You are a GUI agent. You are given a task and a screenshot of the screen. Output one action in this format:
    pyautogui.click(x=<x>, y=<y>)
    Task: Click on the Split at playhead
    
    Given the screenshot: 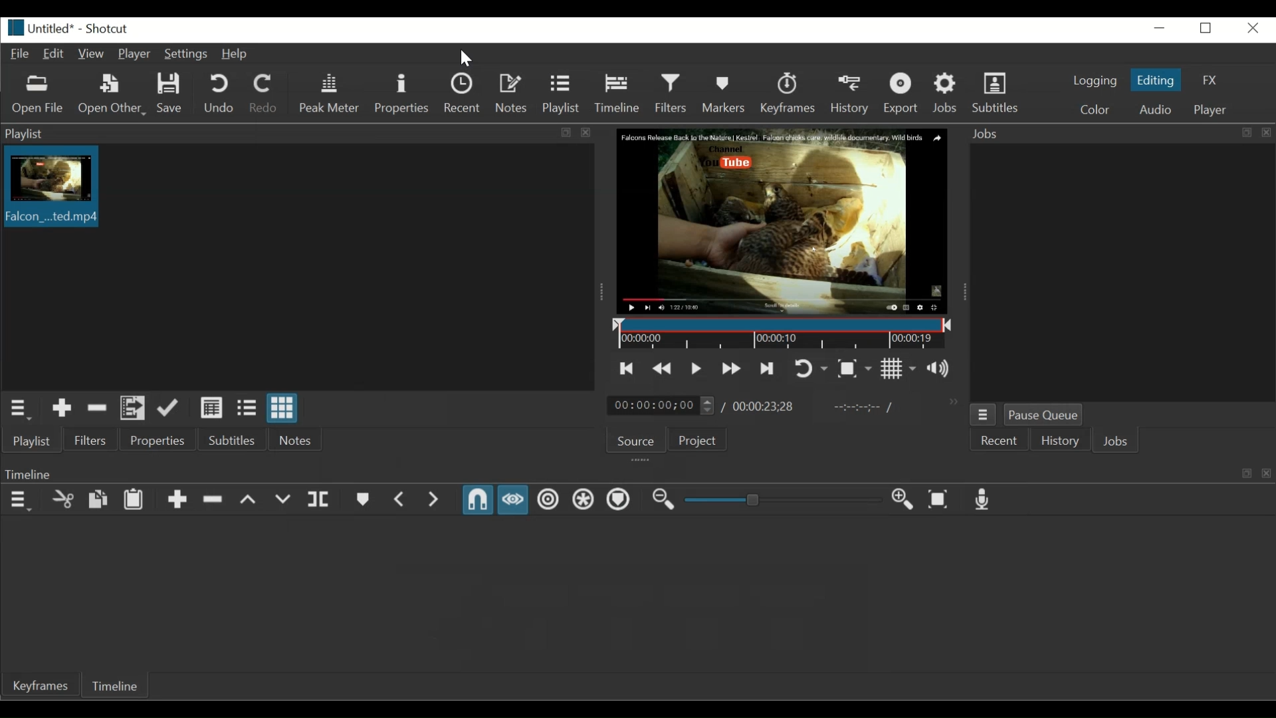 What is the action you would take?
    pyautogui.click(x=318, y=500)
    